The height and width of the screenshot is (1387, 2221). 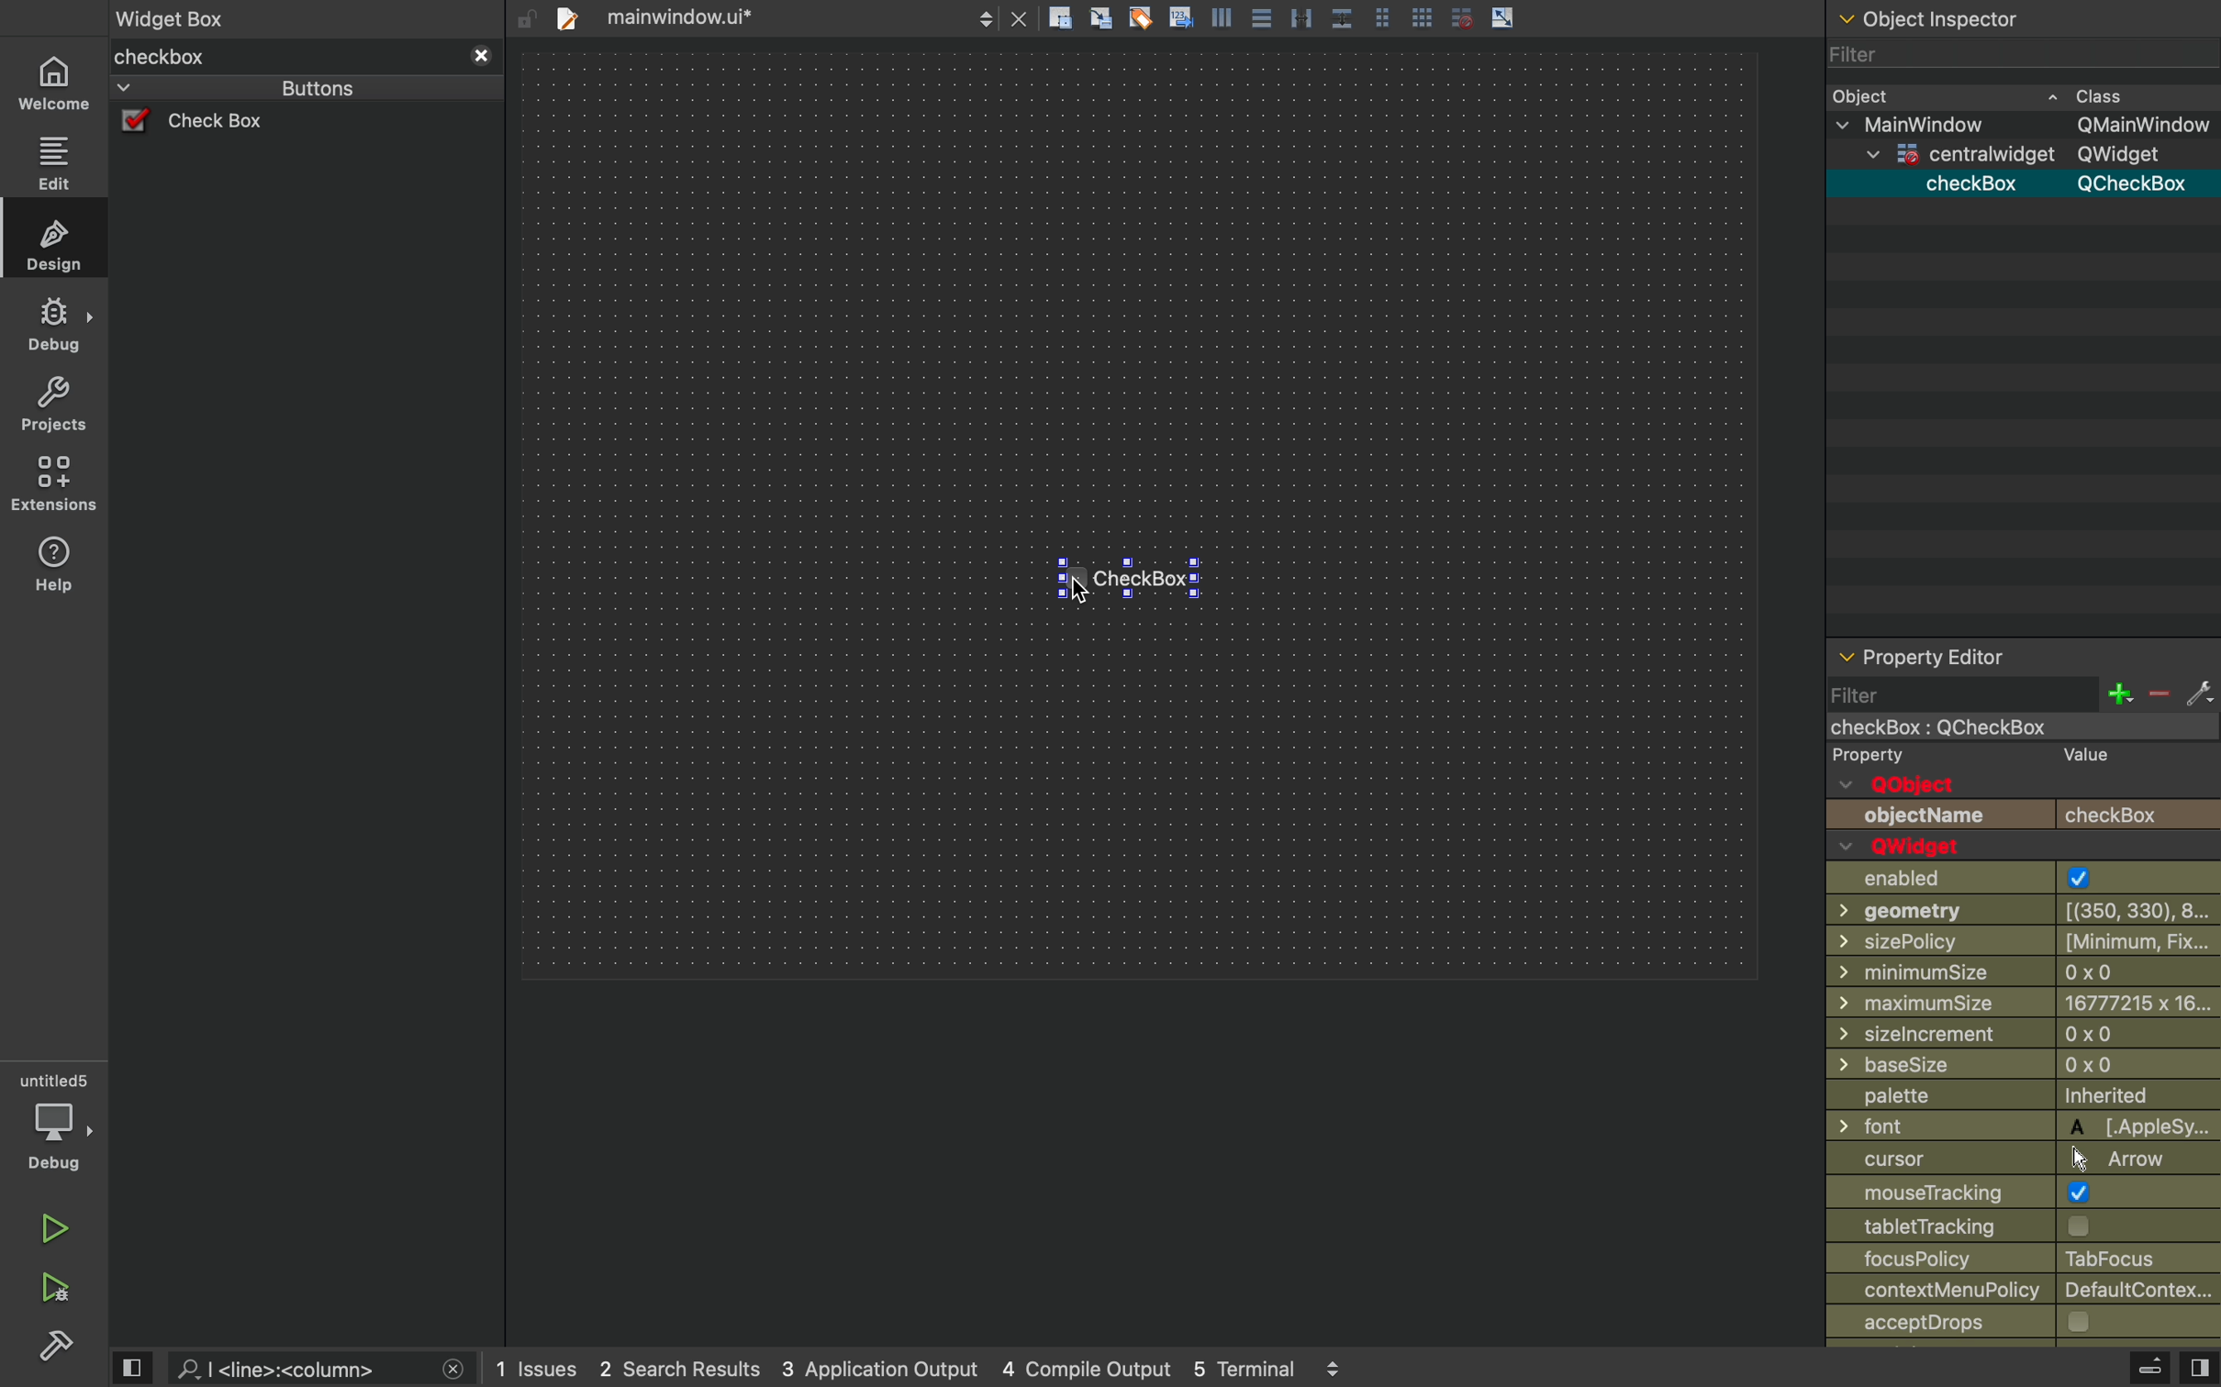 I want to click on mainwindow, so click(x=2023, y=125).